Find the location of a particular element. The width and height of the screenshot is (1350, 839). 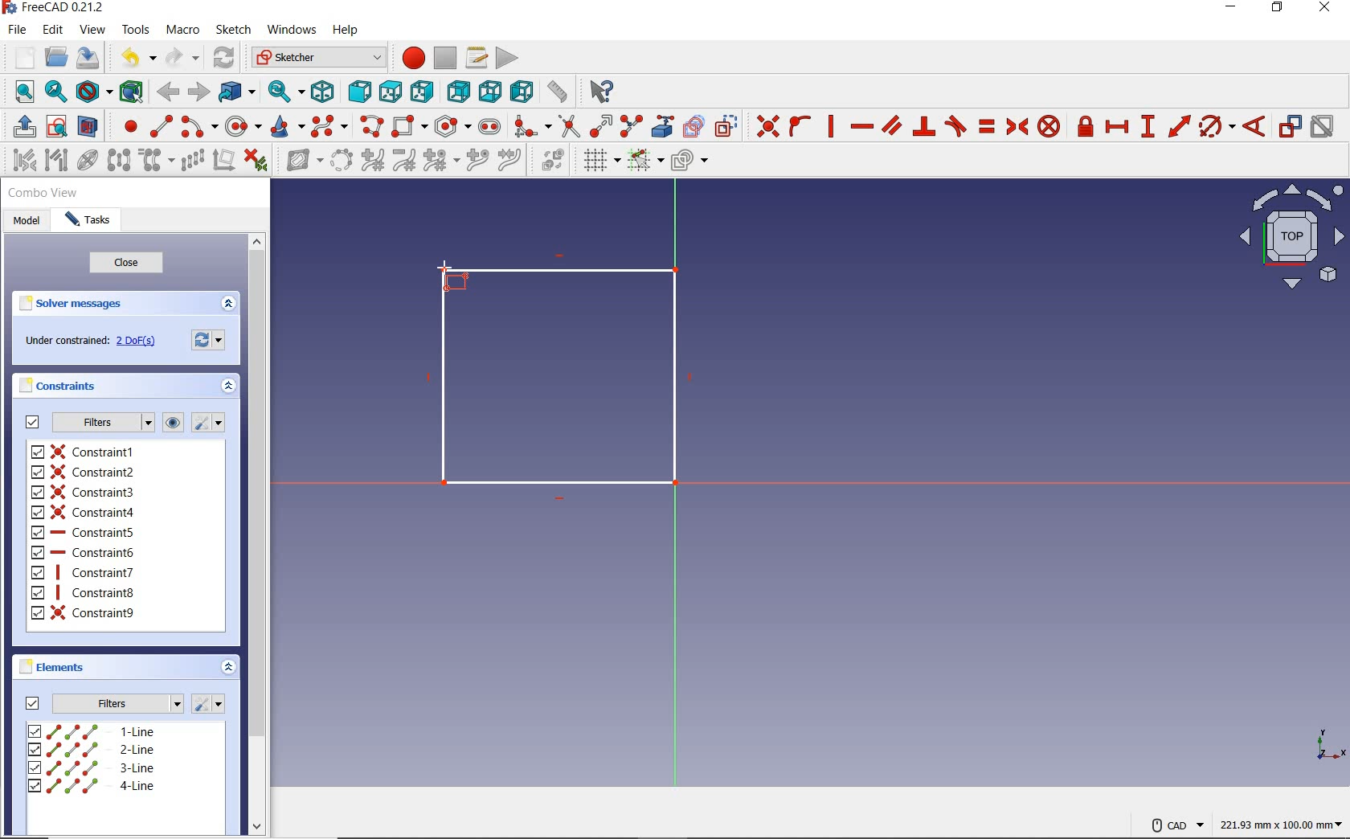

elements is located at coordinates (53, 666).